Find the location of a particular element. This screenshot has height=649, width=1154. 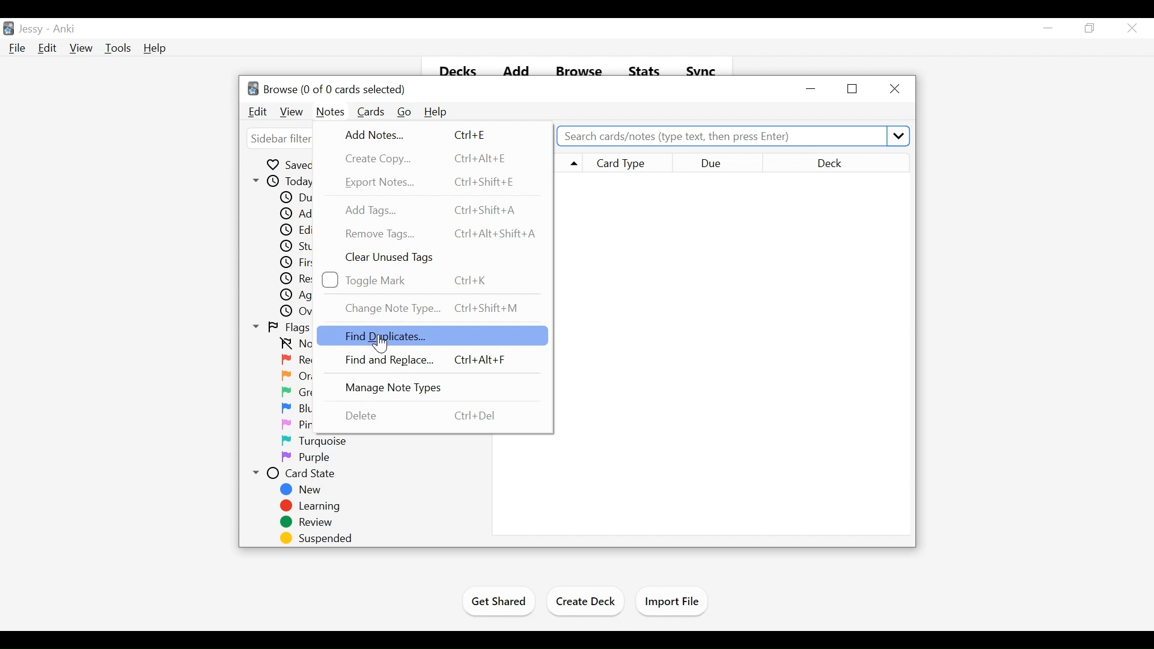

Find and Replace is located at coordinates (426, 361).